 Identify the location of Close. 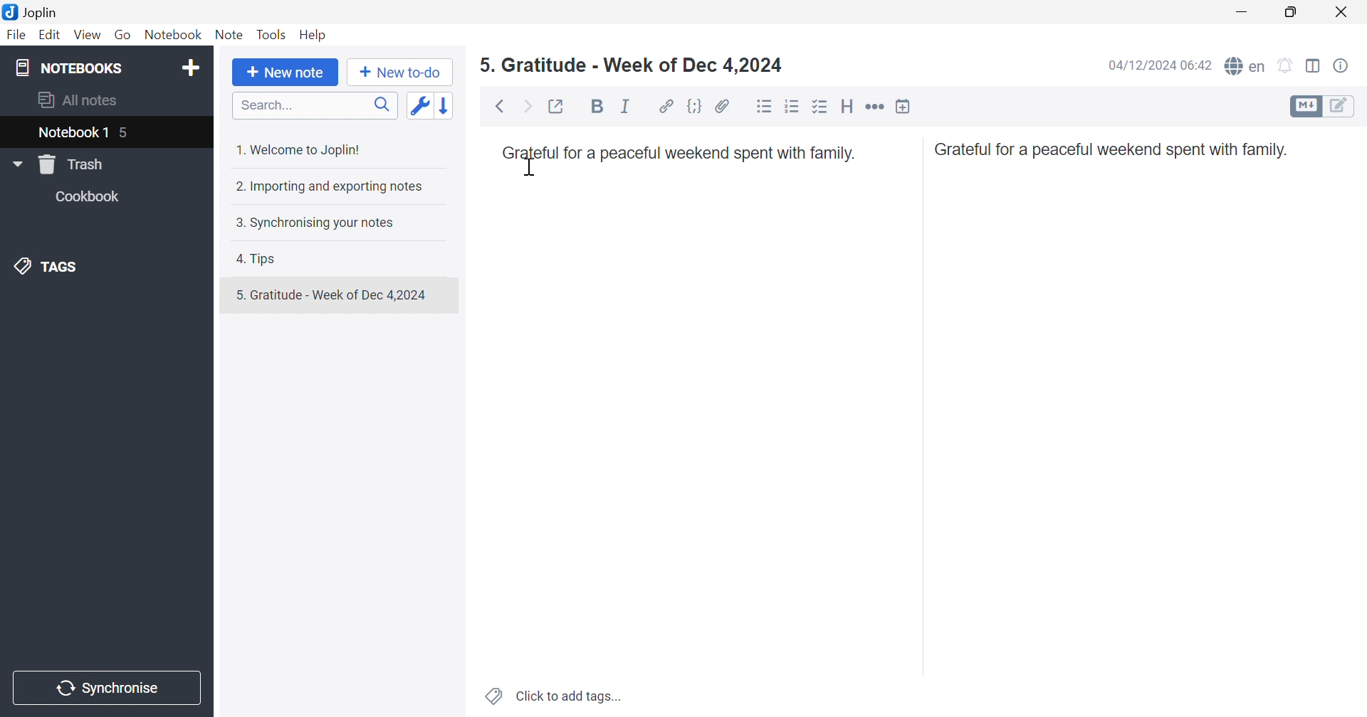
(1345, 11).